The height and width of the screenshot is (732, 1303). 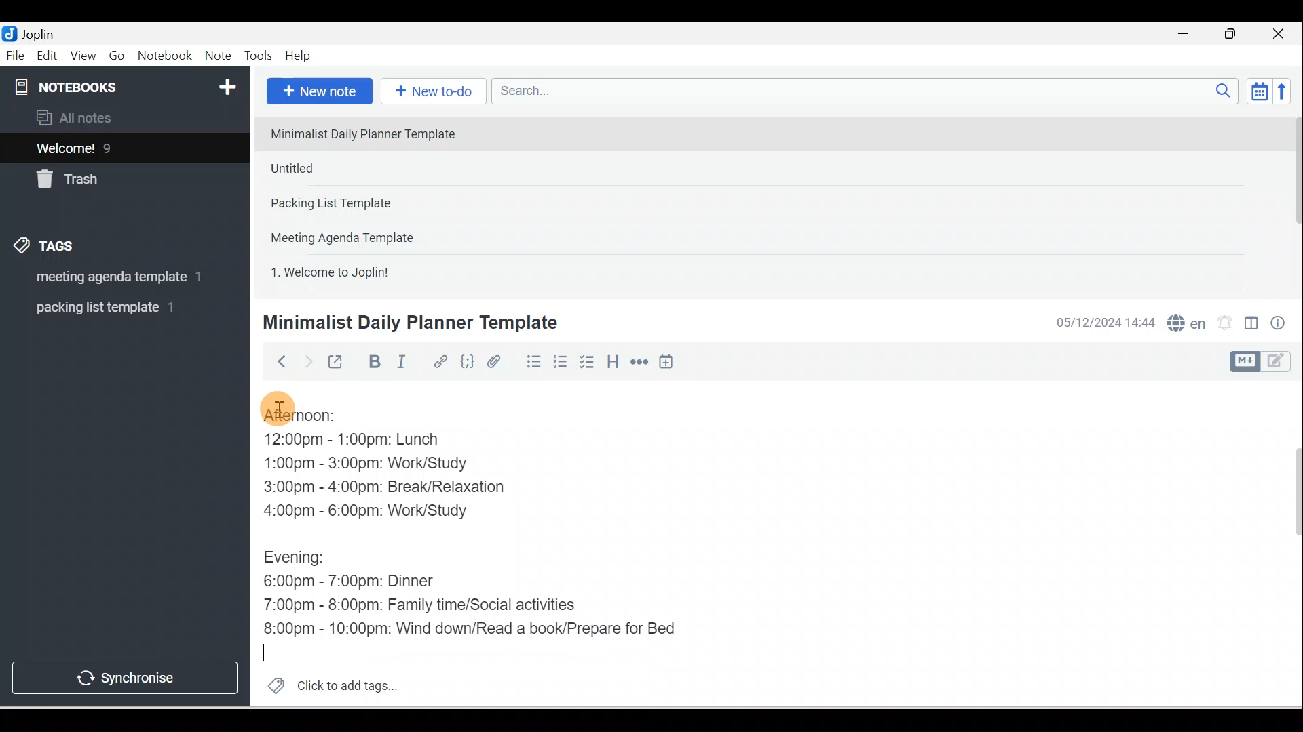 I want to click on Note 1, so click(x=373, y=133).